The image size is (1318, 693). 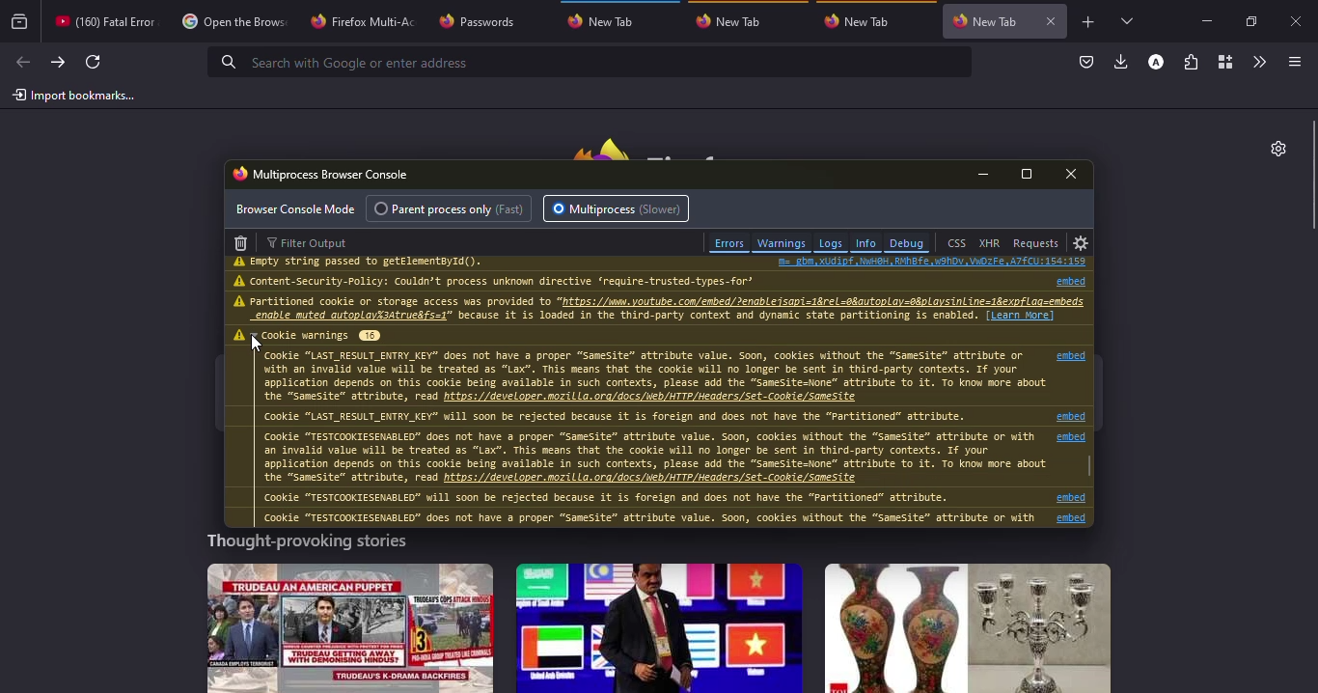 What do you see at coordinates (102, 20) in the screenshot?
I see `tab` at bounding box center [102, 20].